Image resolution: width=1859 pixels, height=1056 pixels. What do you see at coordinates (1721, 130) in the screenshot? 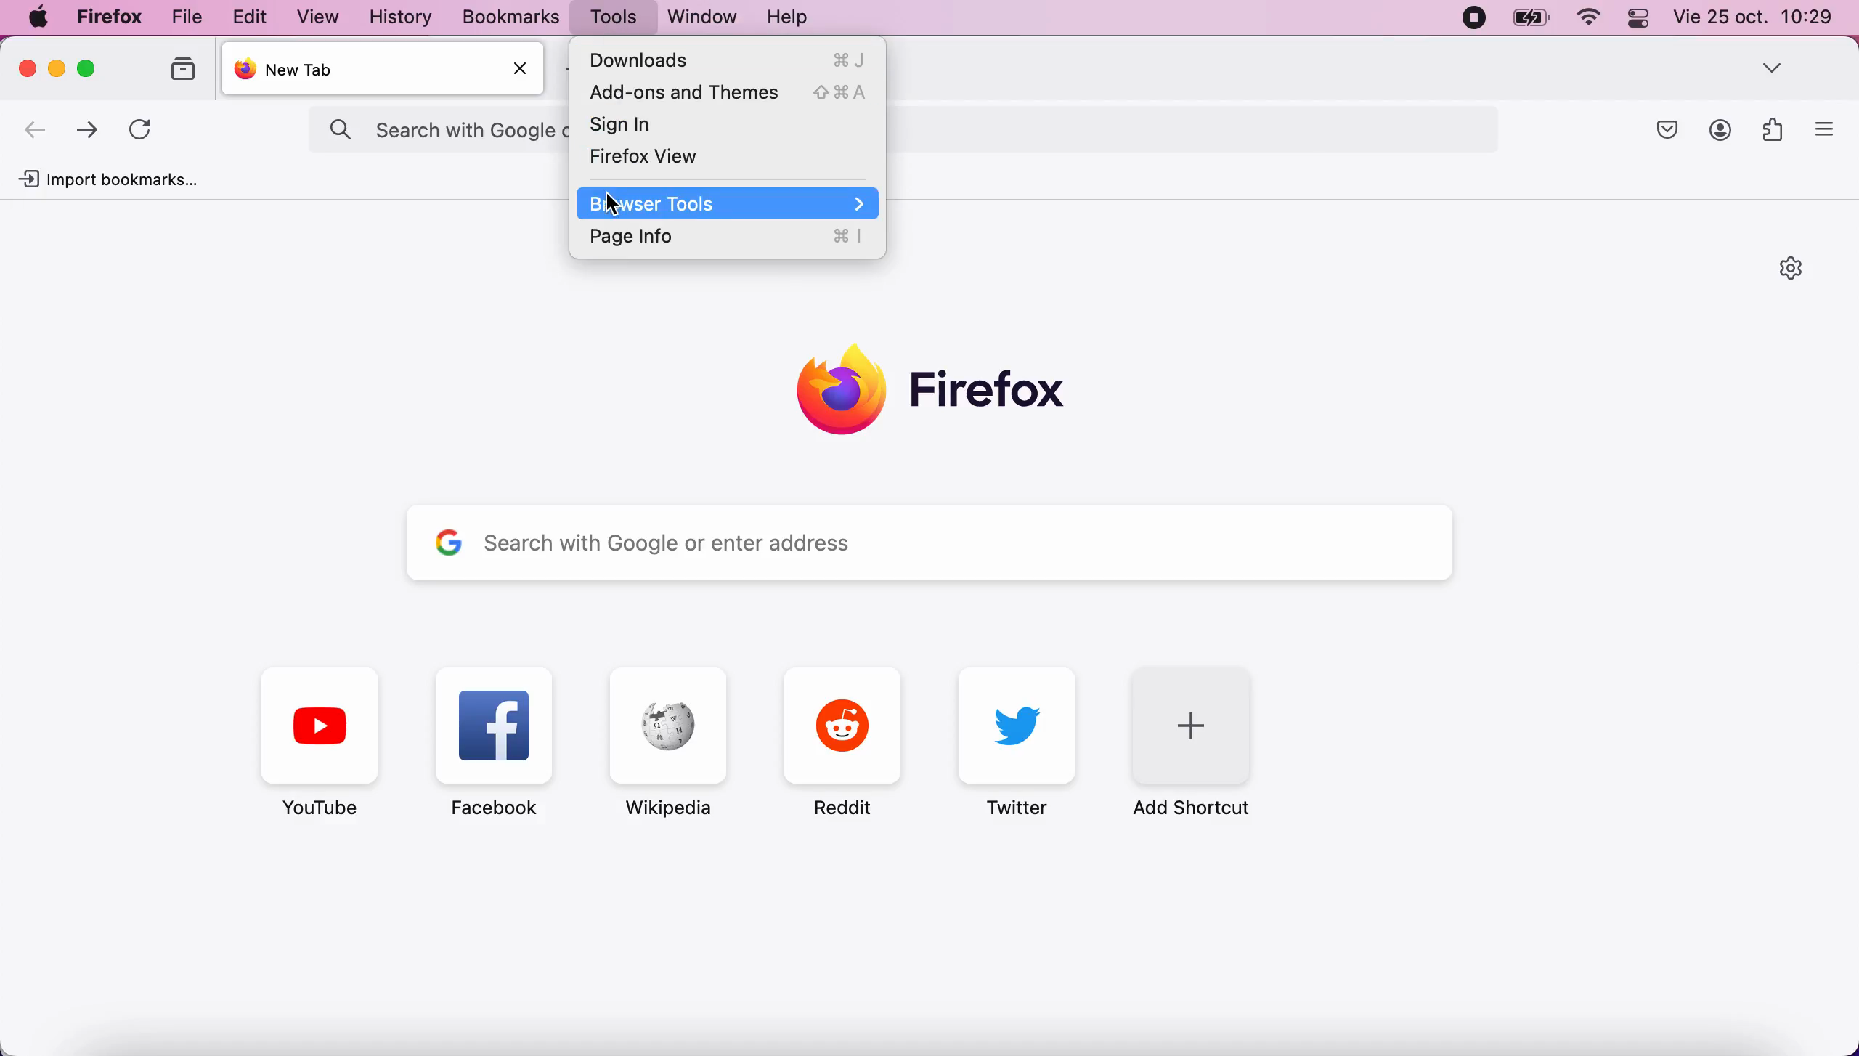
I see `Profile` at bounding box center [1721, 130].